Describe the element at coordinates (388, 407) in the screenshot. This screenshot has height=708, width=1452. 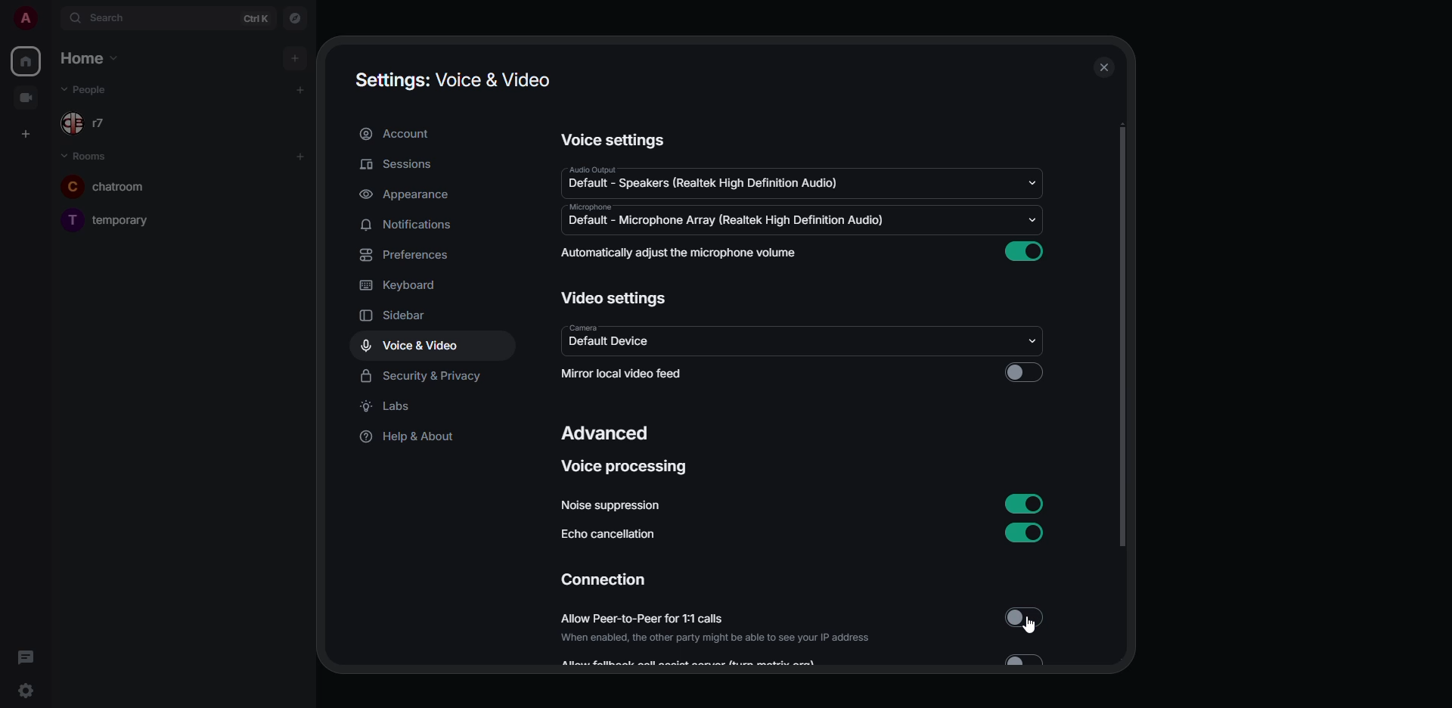
I see `labs` at that location.